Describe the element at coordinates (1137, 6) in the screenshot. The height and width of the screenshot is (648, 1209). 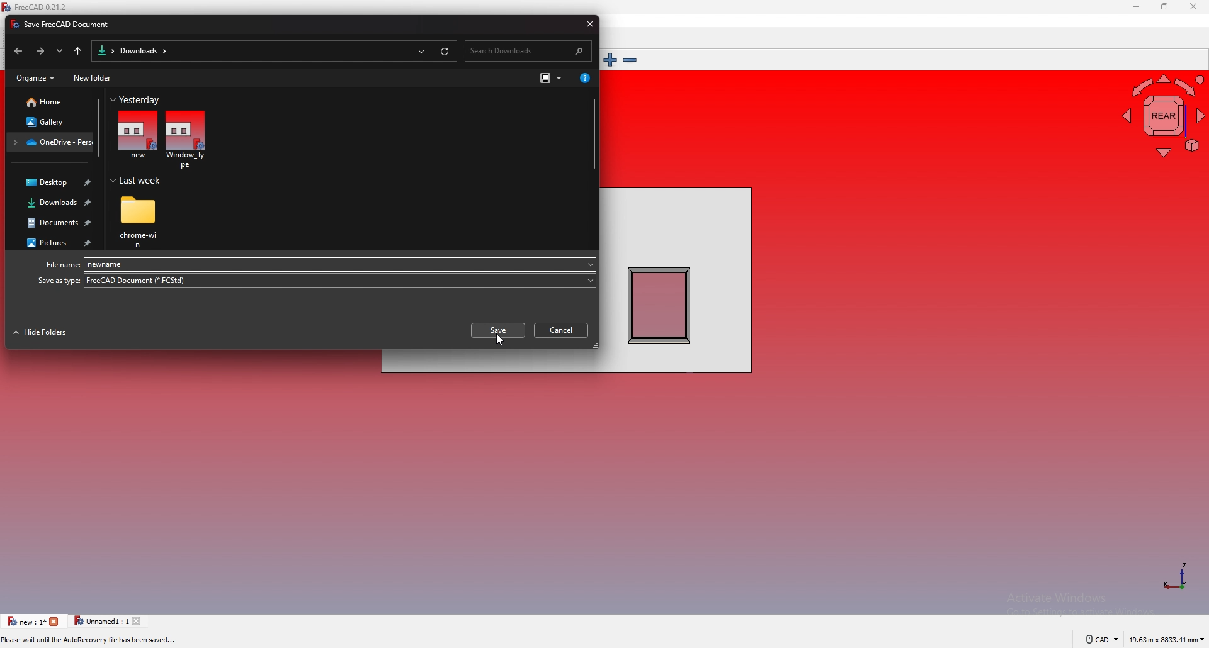
I see `minimize` at that location.